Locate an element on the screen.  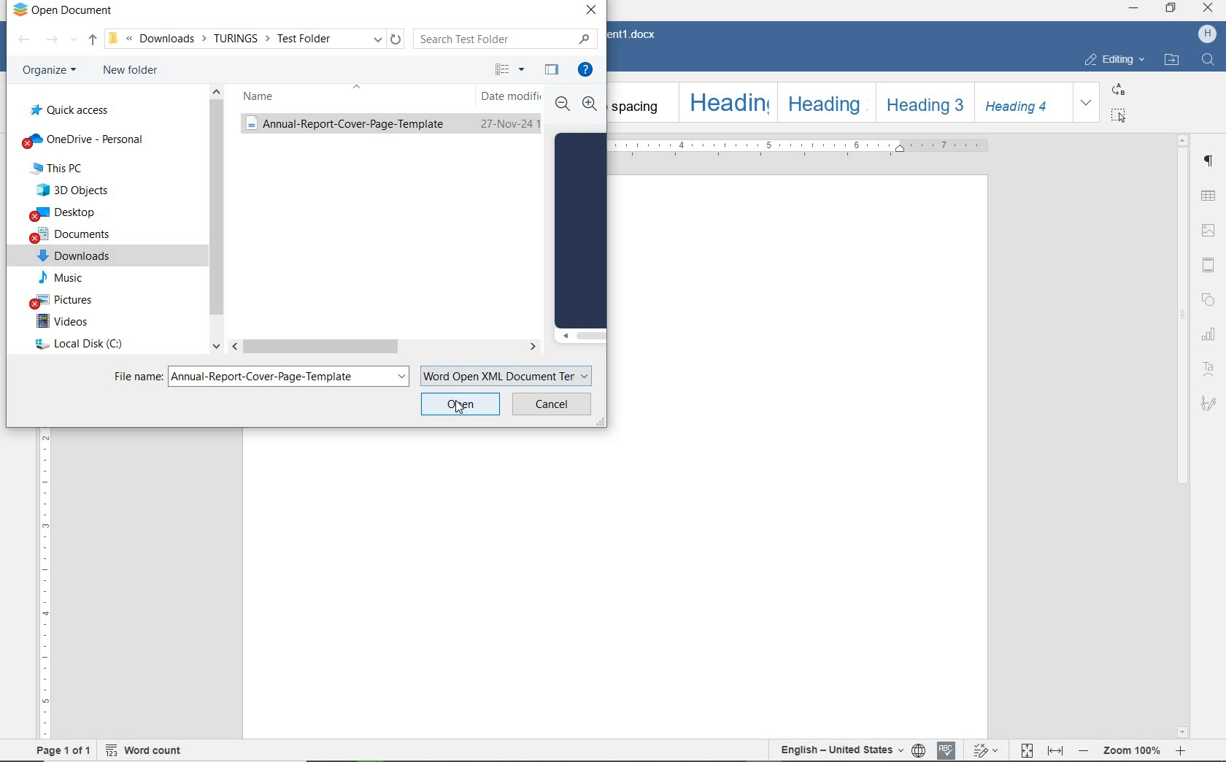
quick access is located at coordinates (67, 110).